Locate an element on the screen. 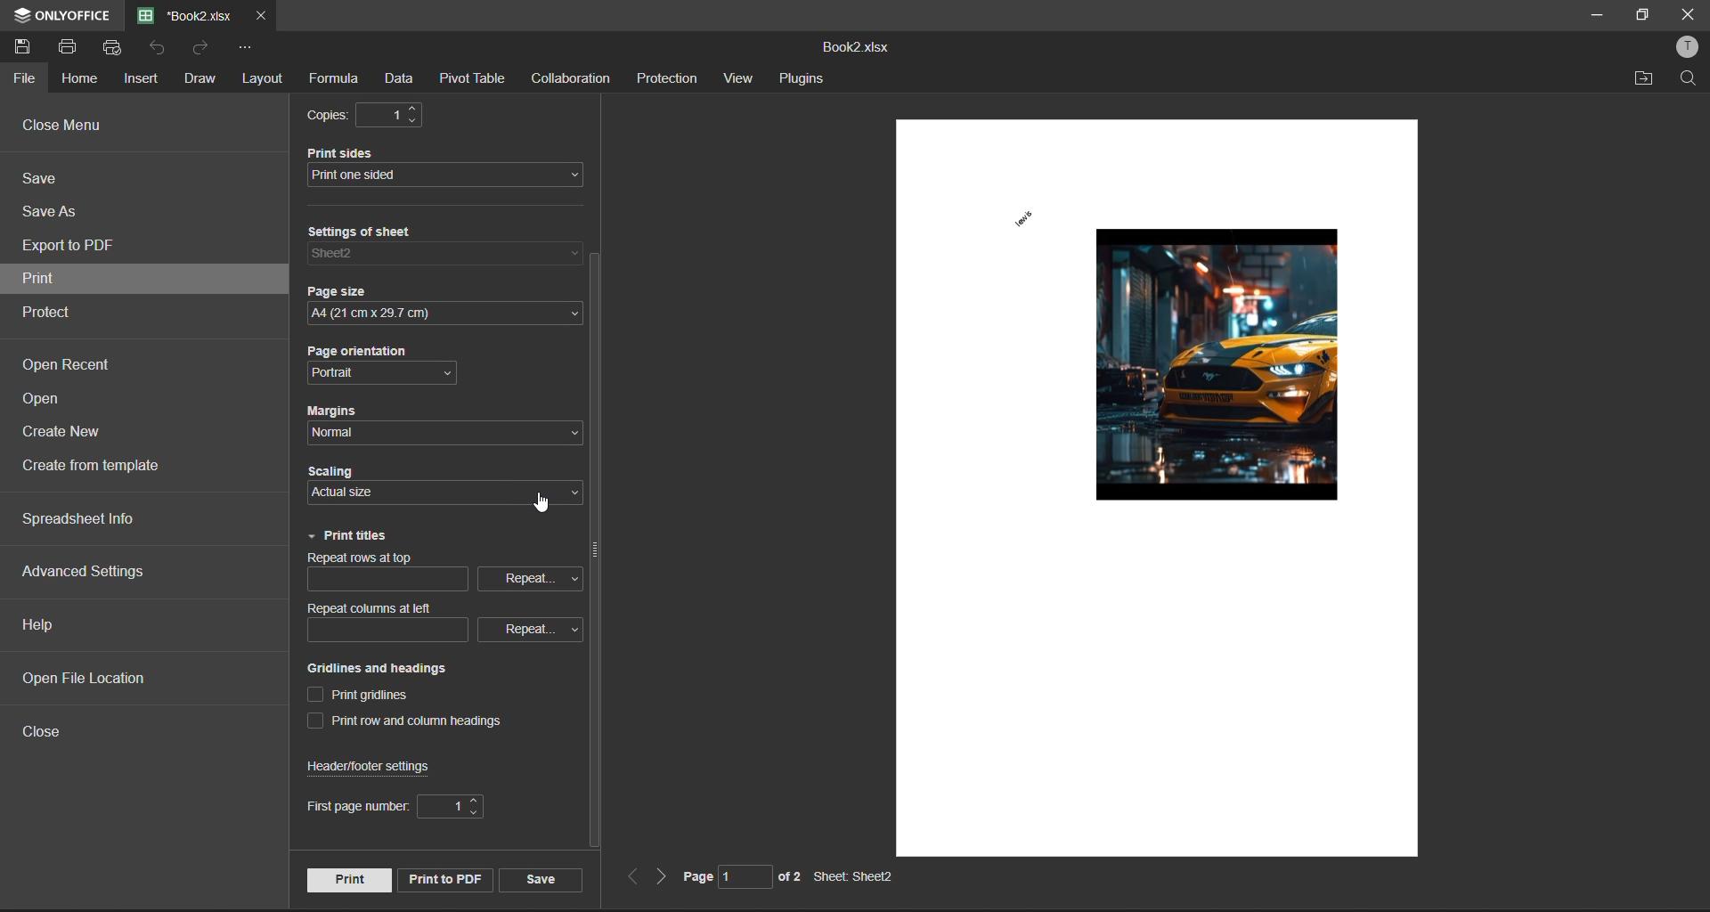 Image resolution: width=1710 pixels, height=912 pixels. formula is located at coordinates (335, 79).